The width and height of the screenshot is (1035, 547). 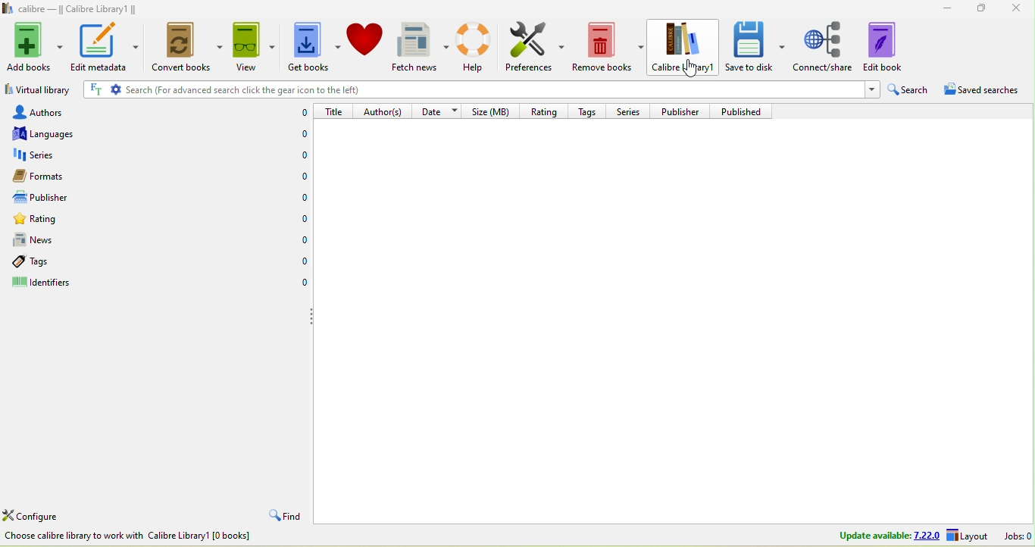 I want to click on hide, so click(x=311, y=317).